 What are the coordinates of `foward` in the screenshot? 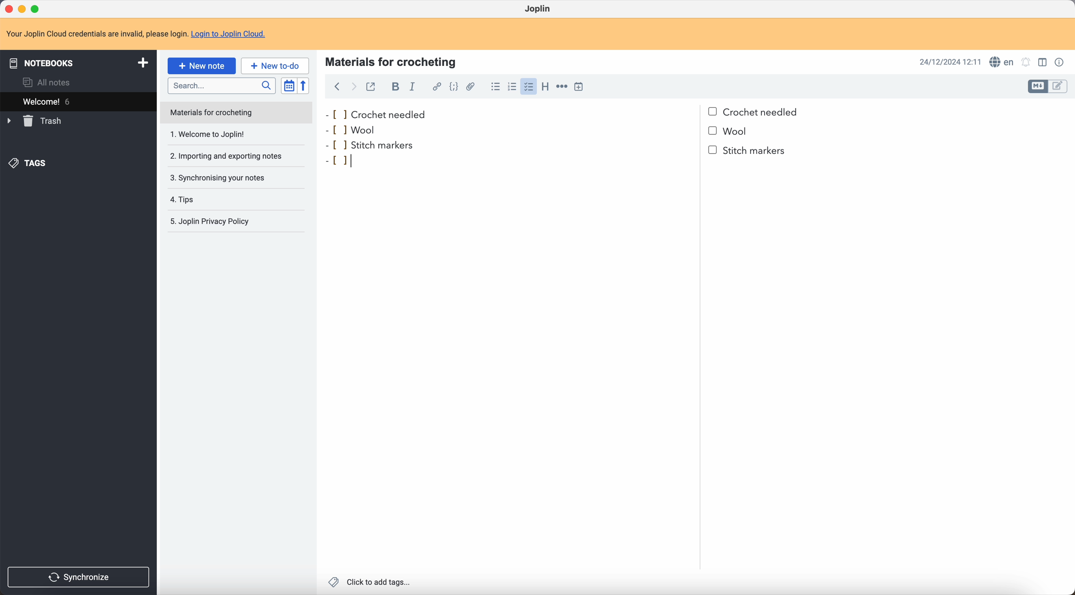 It's located at (353, 88).